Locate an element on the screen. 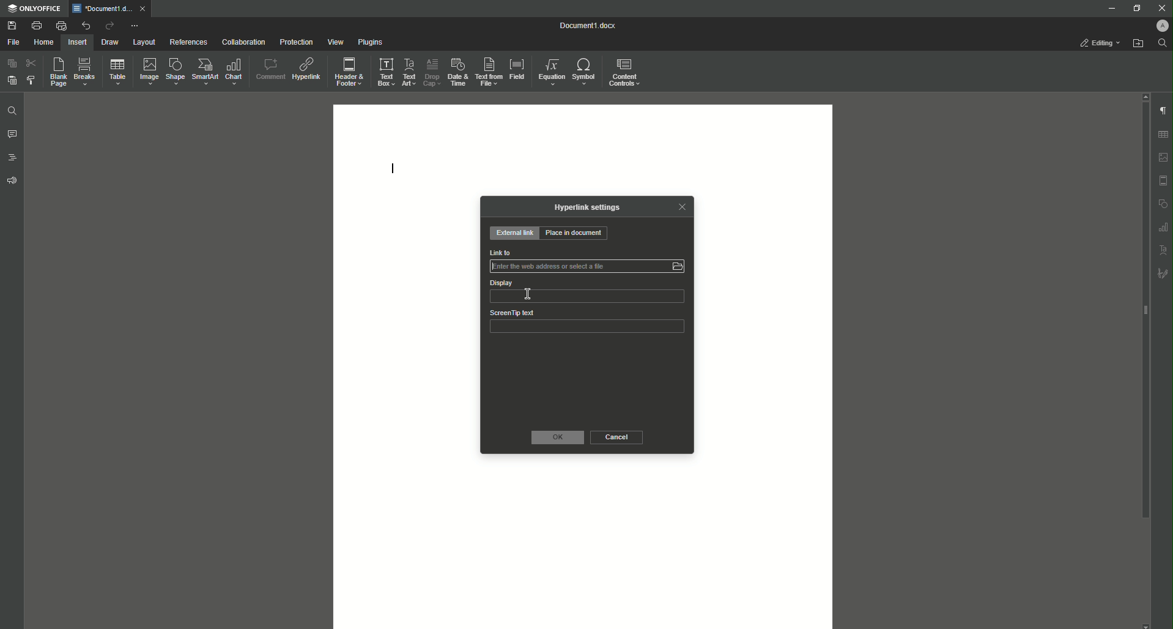  Display is located at coordinates (587, 297).